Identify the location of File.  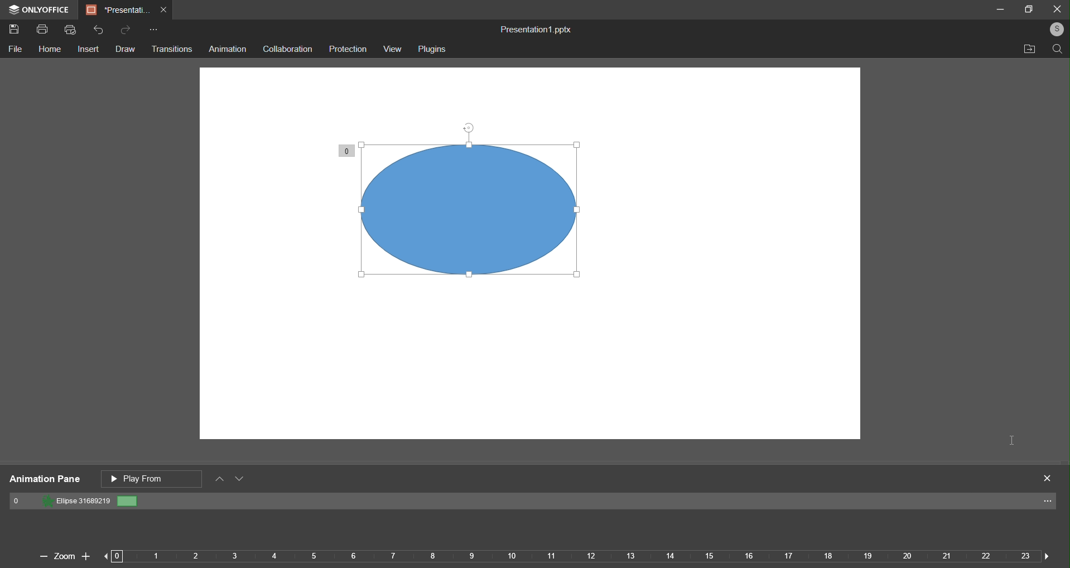
(17, 50).